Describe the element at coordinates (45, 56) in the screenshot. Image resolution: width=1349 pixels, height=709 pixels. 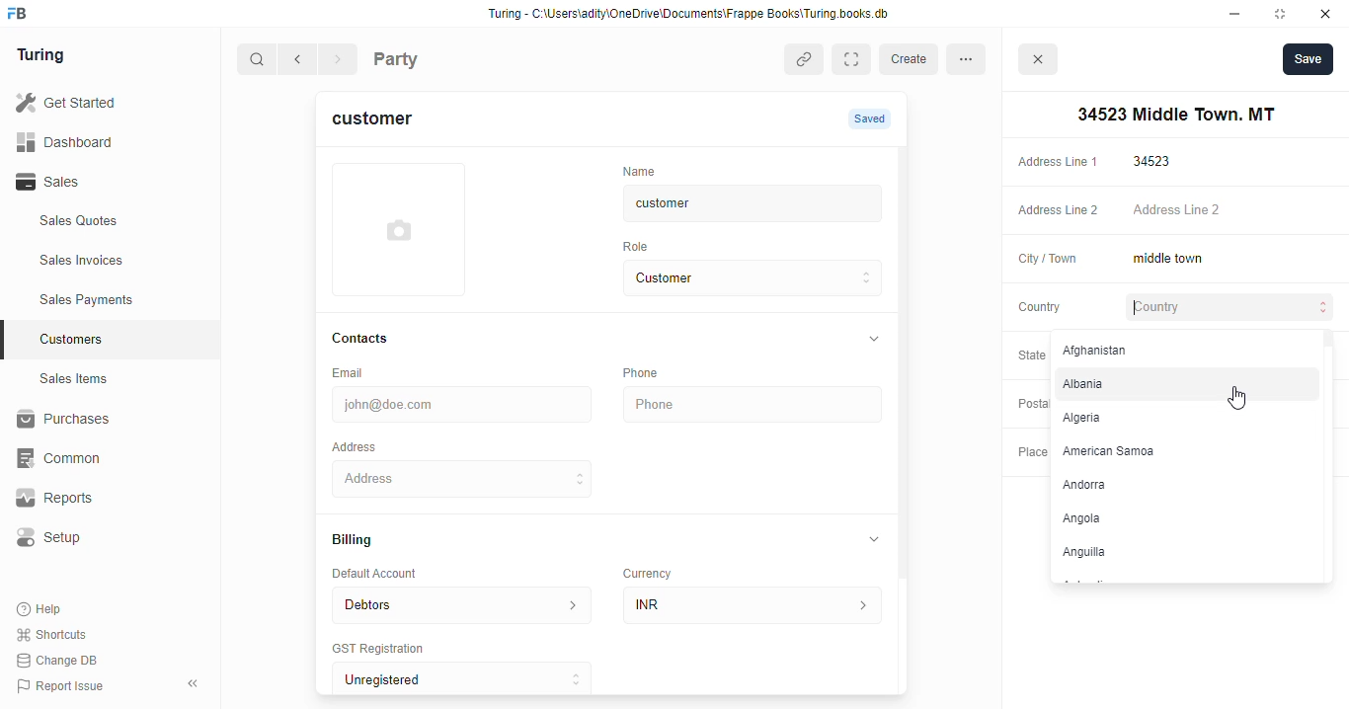
I see `Turing` at that location.